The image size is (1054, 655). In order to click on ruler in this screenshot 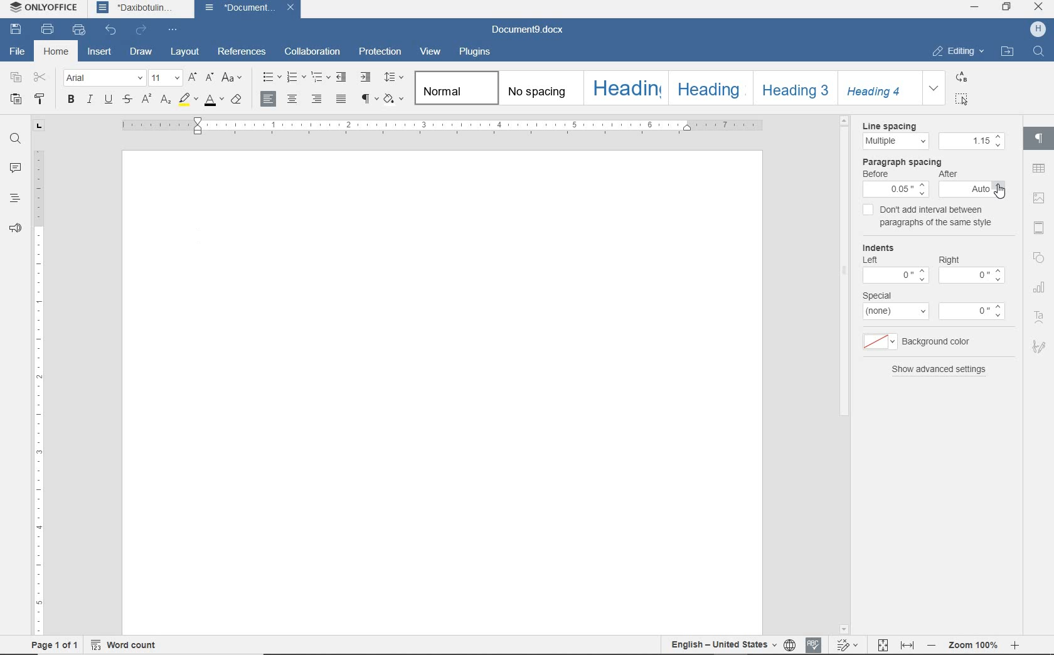, I will do `click(37, 391)`.